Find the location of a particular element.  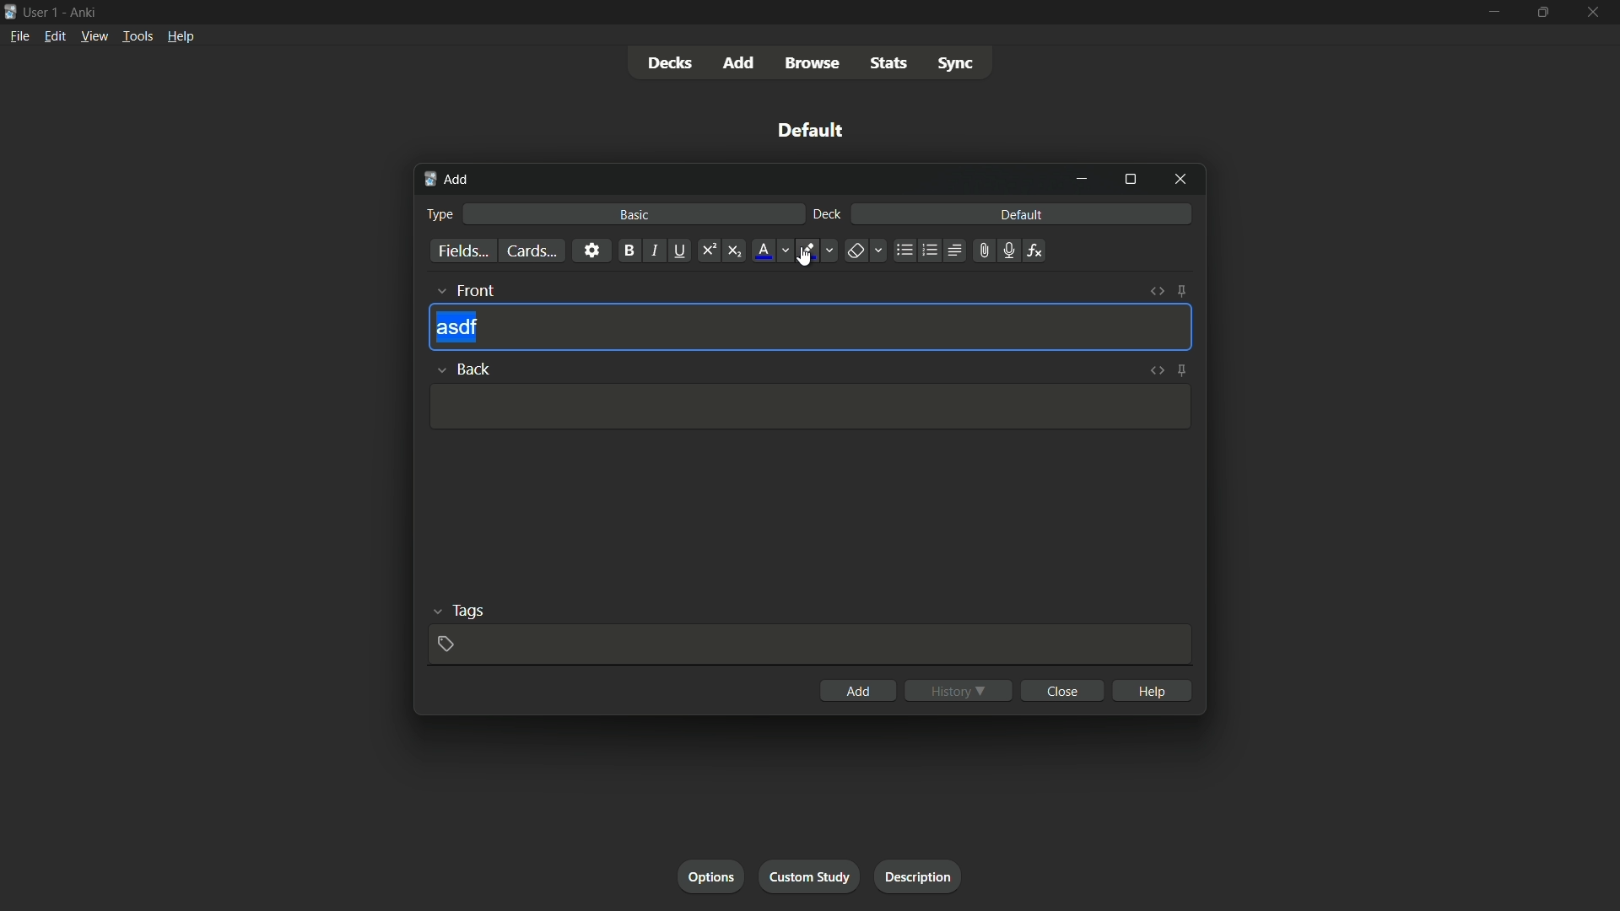

maximize is located at coordinates (1130, 180).